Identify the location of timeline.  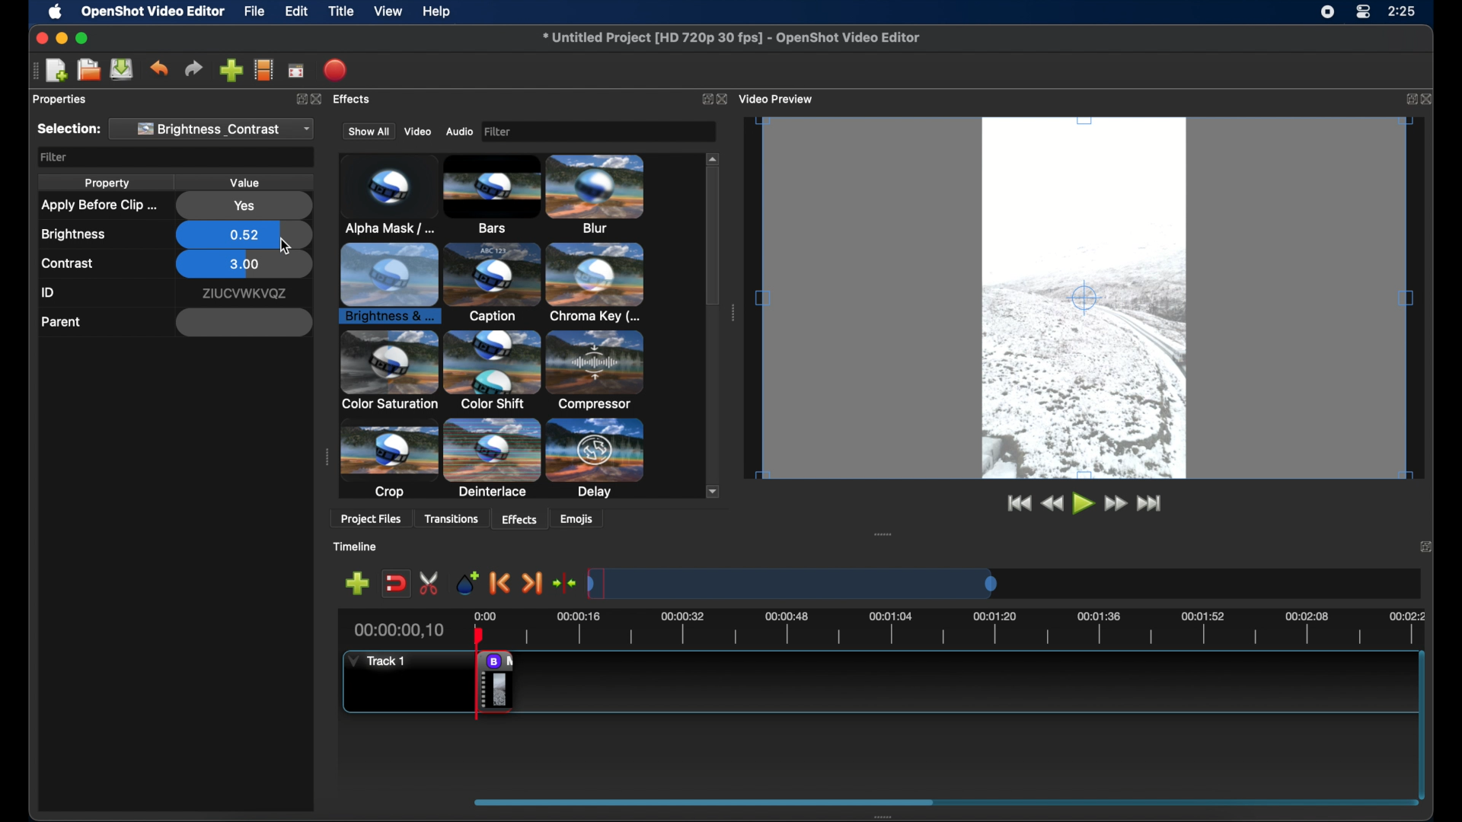
(362, 547).